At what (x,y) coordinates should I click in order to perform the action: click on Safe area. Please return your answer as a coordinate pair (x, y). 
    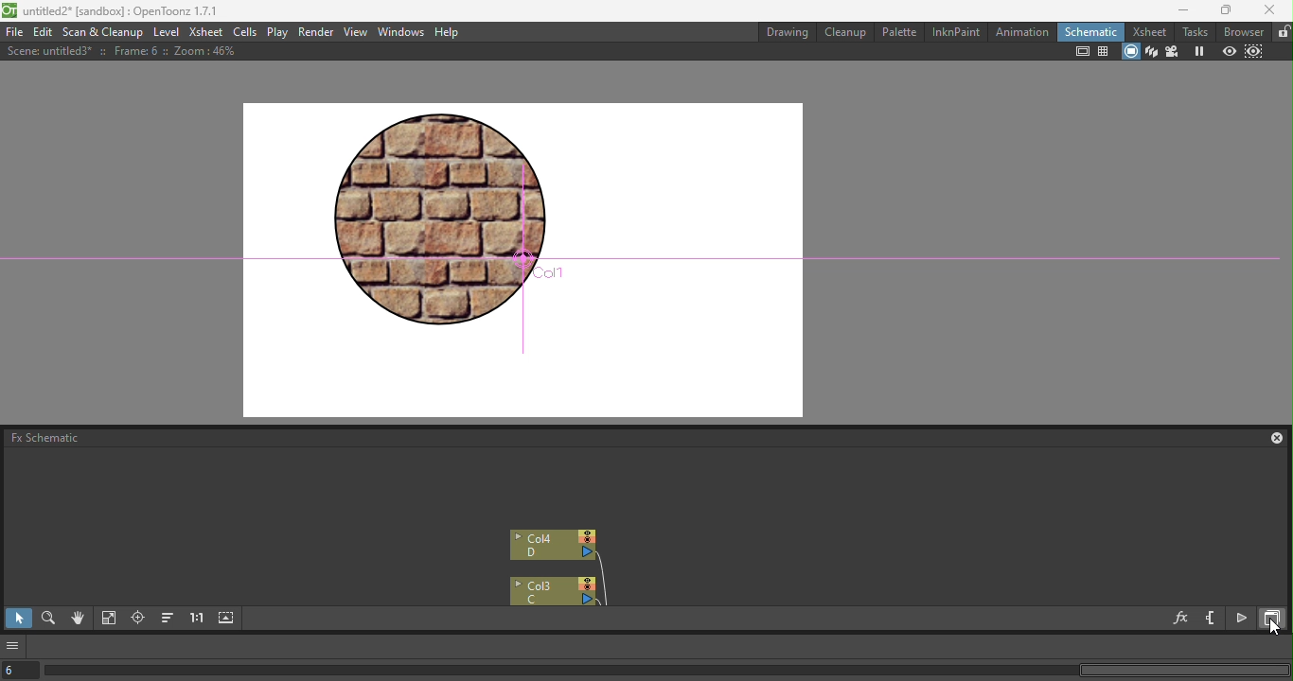
    Looking at the image, I should click on (1081, 52).